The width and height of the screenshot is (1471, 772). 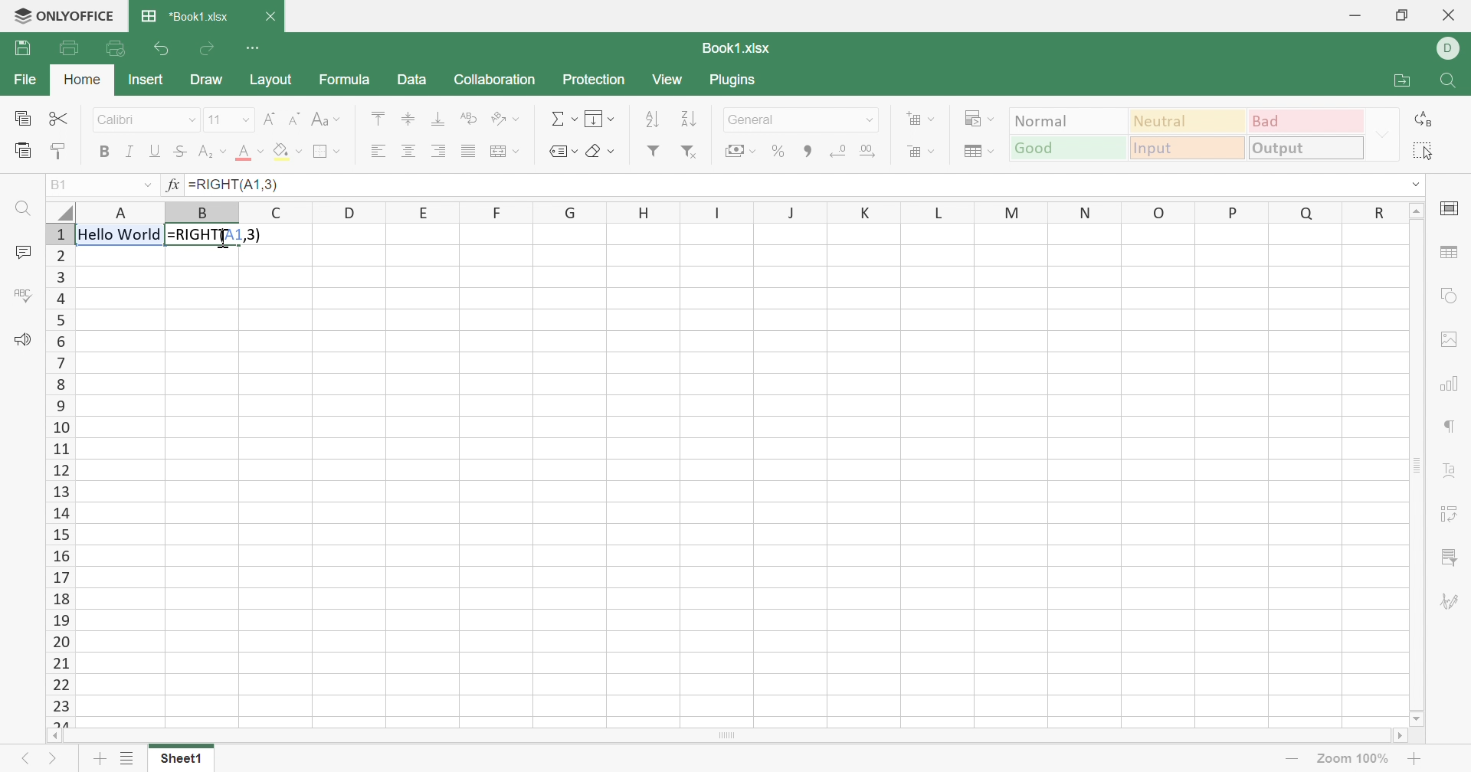 I want to click on B1, so click(x=61, y=183).